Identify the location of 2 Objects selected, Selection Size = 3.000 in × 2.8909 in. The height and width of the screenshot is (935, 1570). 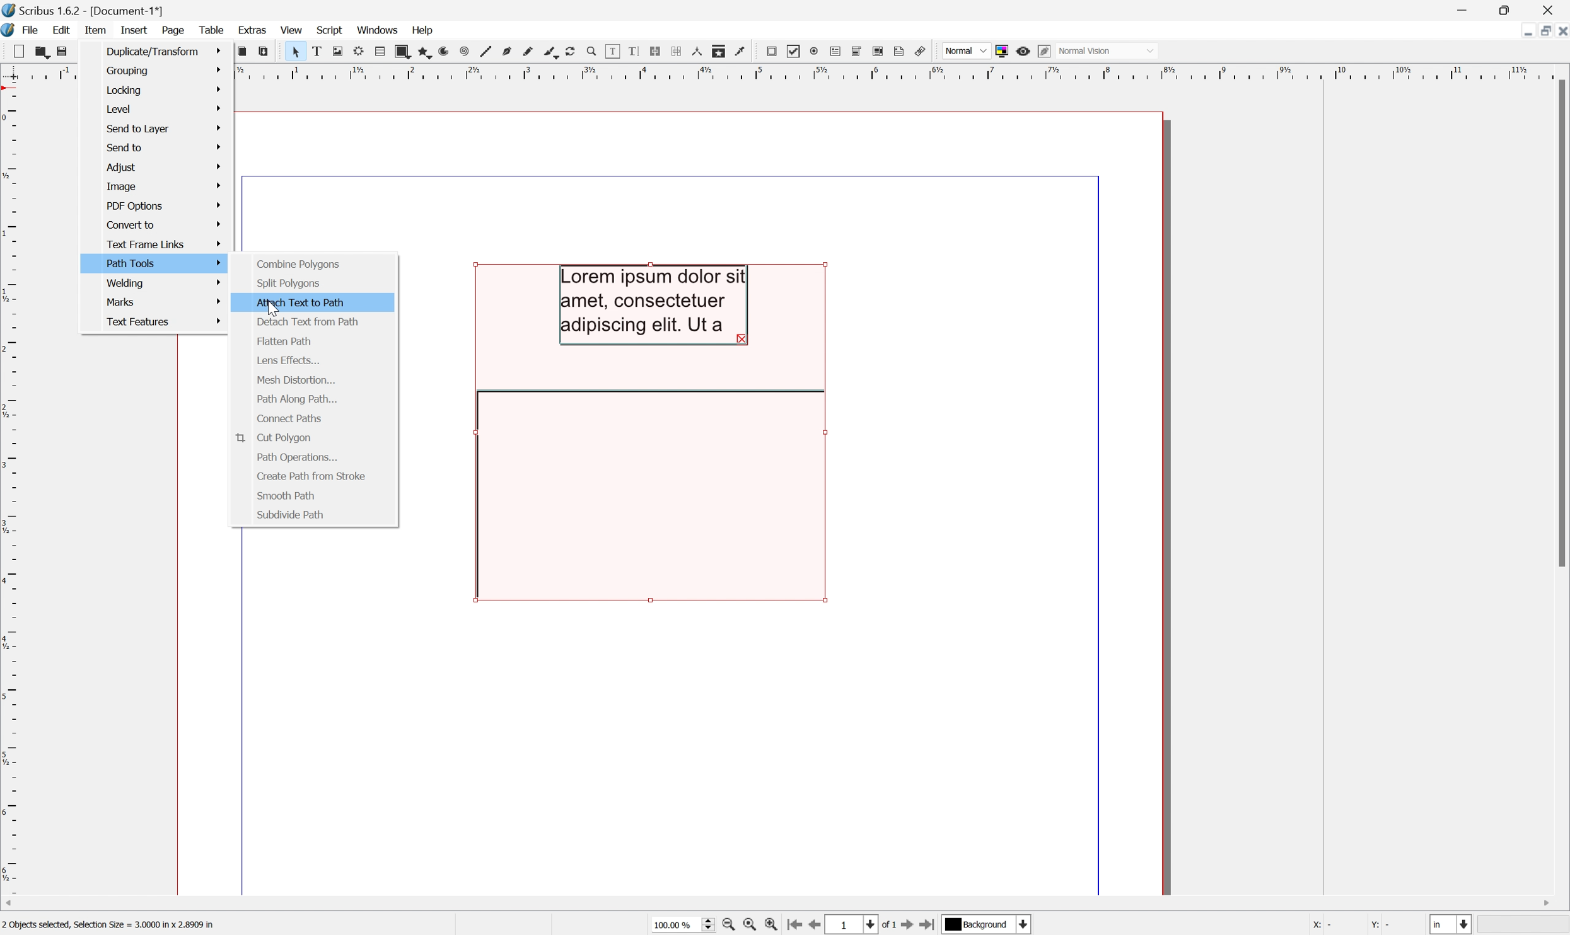
(110, 926).